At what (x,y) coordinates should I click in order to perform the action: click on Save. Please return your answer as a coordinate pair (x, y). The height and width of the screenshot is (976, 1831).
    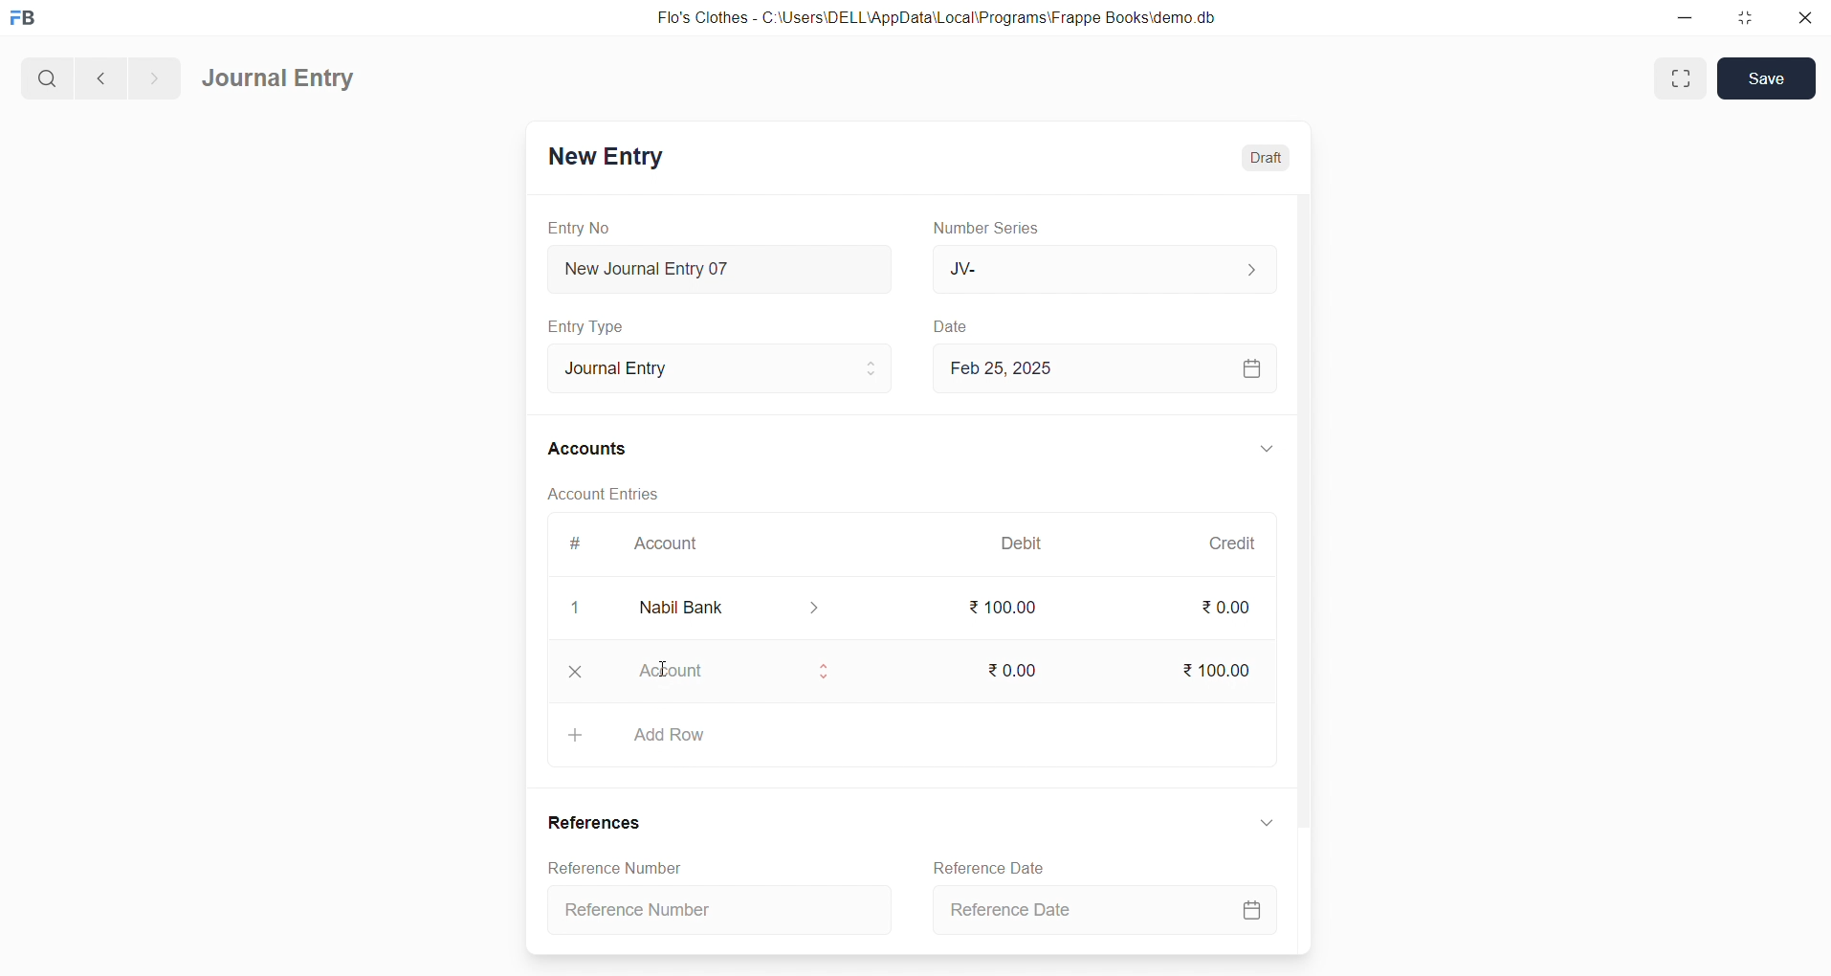
    Looking at the image, I should click on (1767, 78).